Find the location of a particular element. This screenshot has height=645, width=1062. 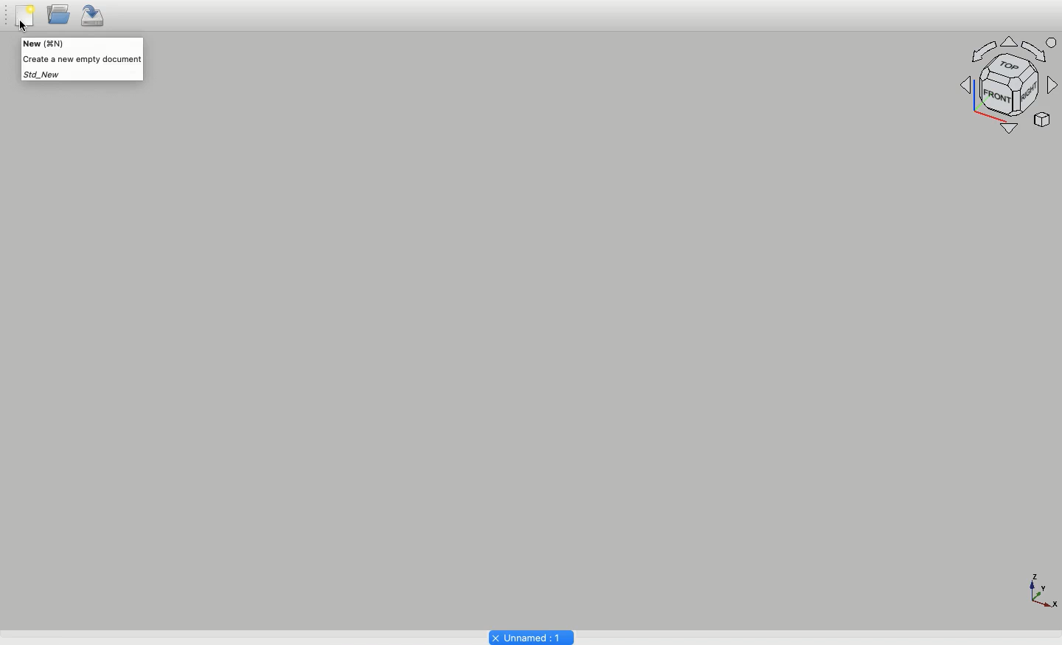

New is located at coordinates (24, 18).